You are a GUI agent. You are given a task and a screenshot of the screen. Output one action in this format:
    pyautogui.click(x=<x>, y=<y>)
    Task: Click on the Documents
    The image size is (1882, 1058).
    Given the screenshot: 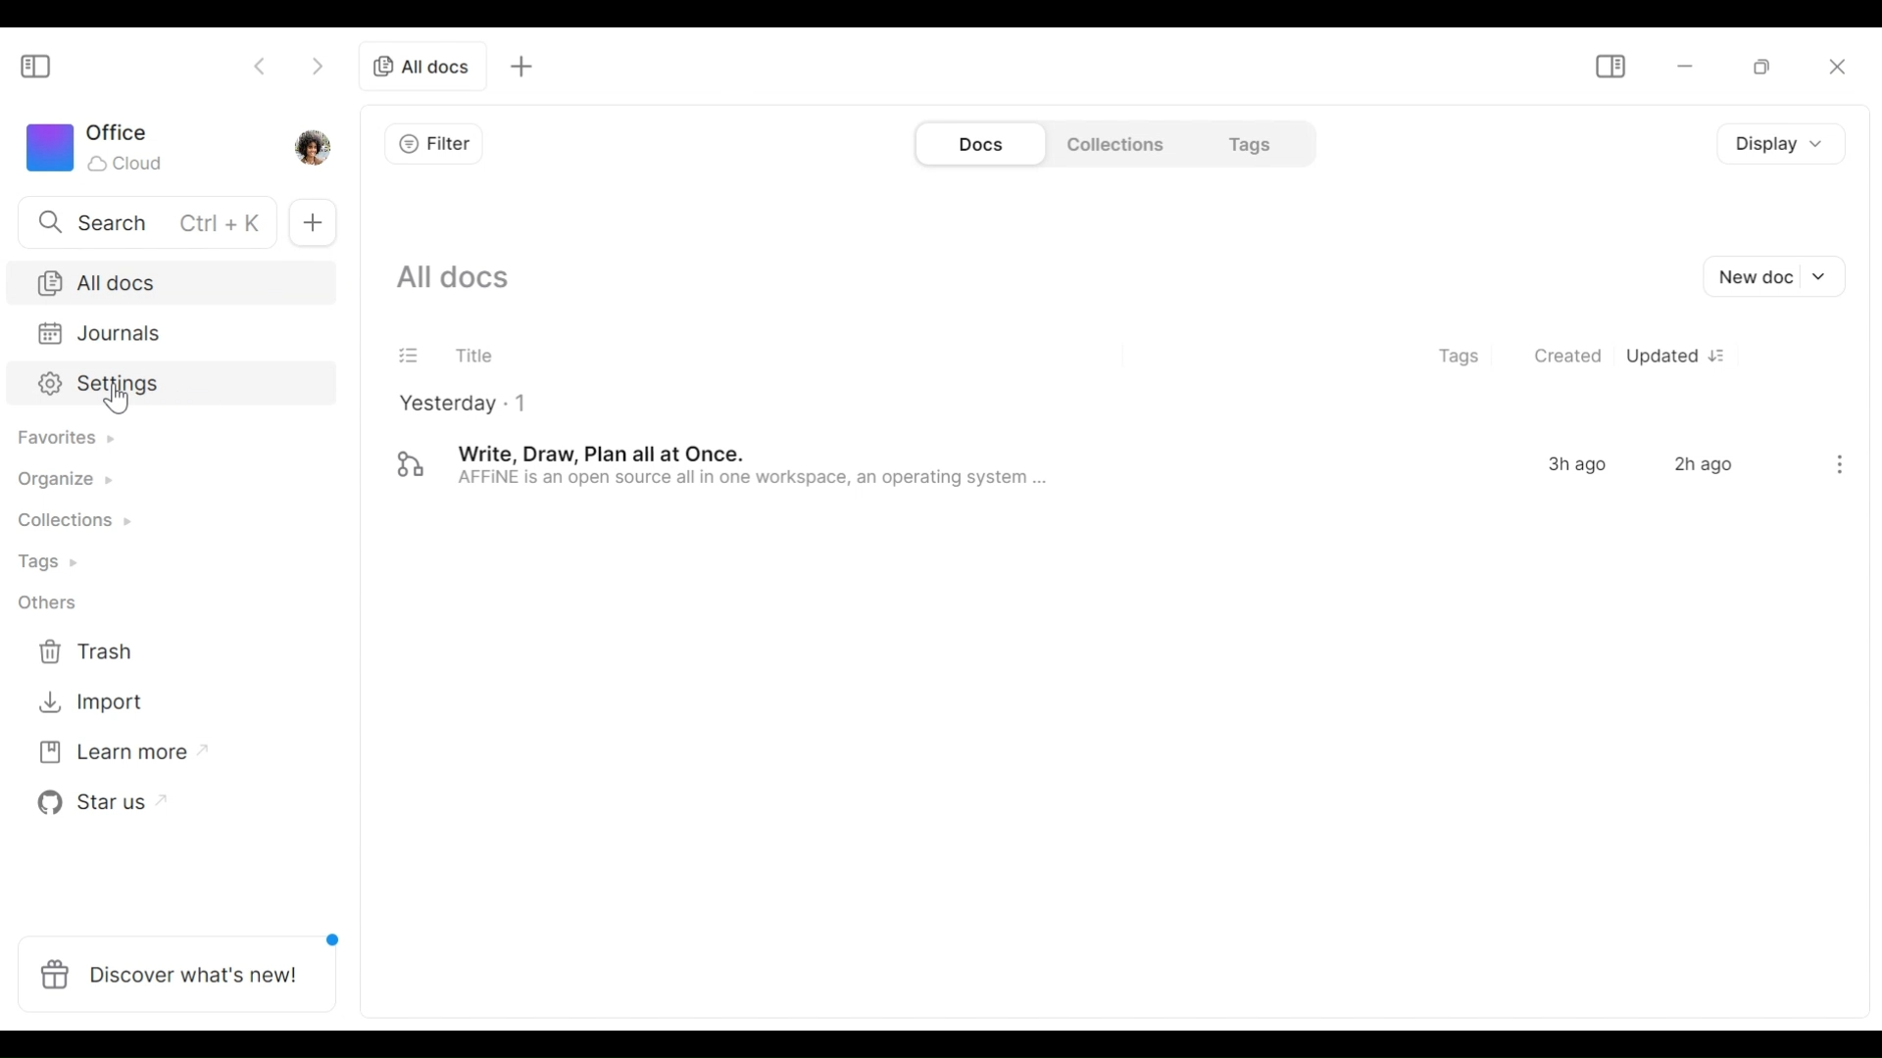 What is the action you would take?
    pyautogui.click(x=981, y=144)
    